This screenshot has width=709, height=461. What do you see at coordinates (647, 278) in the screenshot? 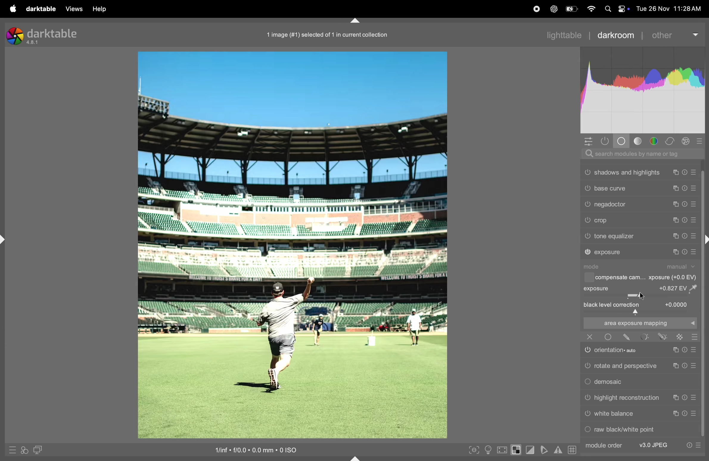
I see `compensate cam... xposure (+0.0 EV)` at bounding box center [647, 278].